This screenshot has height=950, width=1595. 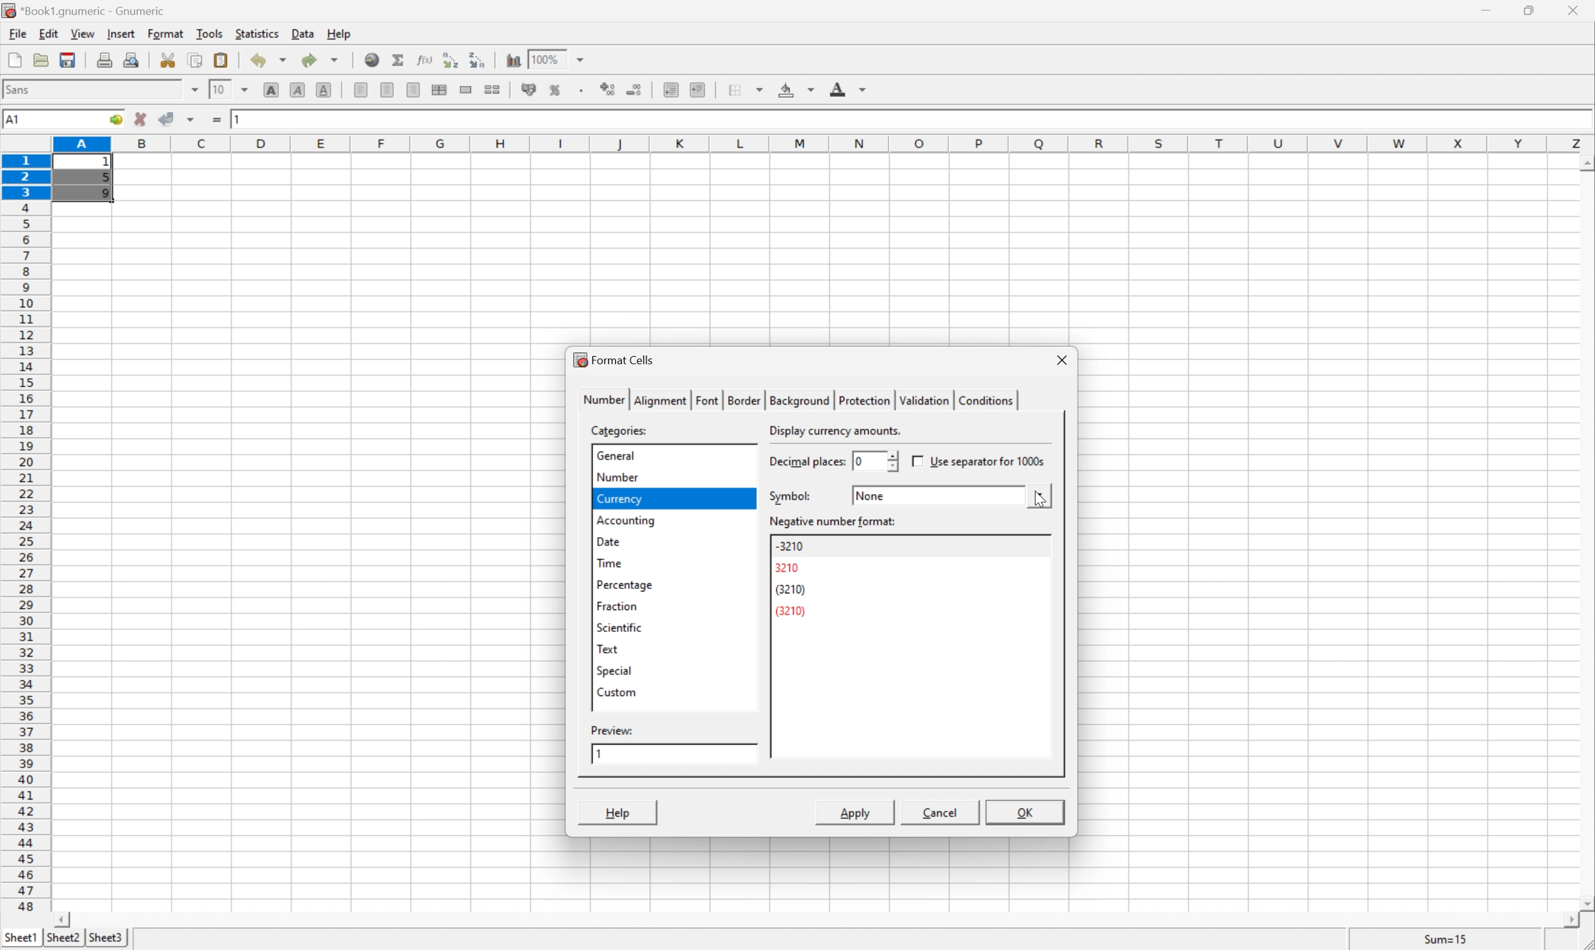 I want to click on -3210, so click(x=792, y=546).